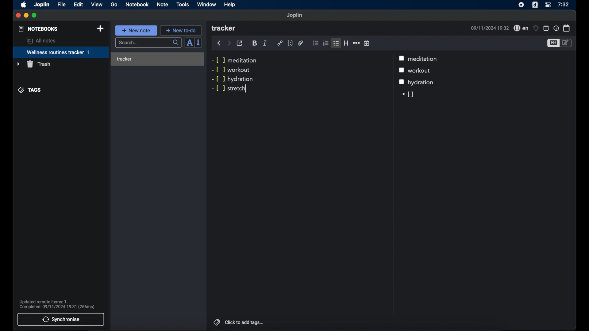  I want to click on toggle editor, so click(567, 43).